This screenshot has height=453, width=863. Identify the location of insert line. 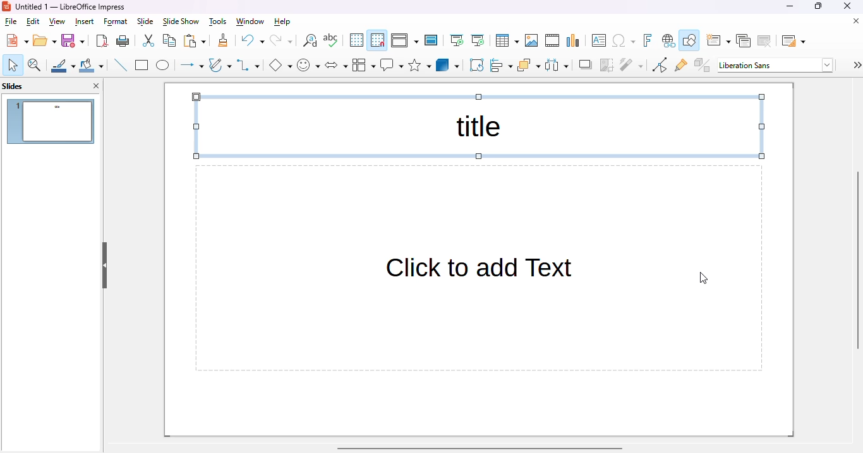
(120, 64).